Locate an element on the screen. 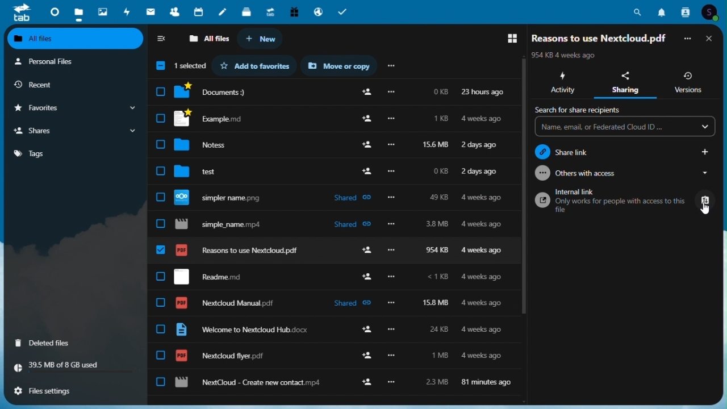 This screenshot has width=727, height=409. 4 weeks ago is located at coordinates (484, 304).